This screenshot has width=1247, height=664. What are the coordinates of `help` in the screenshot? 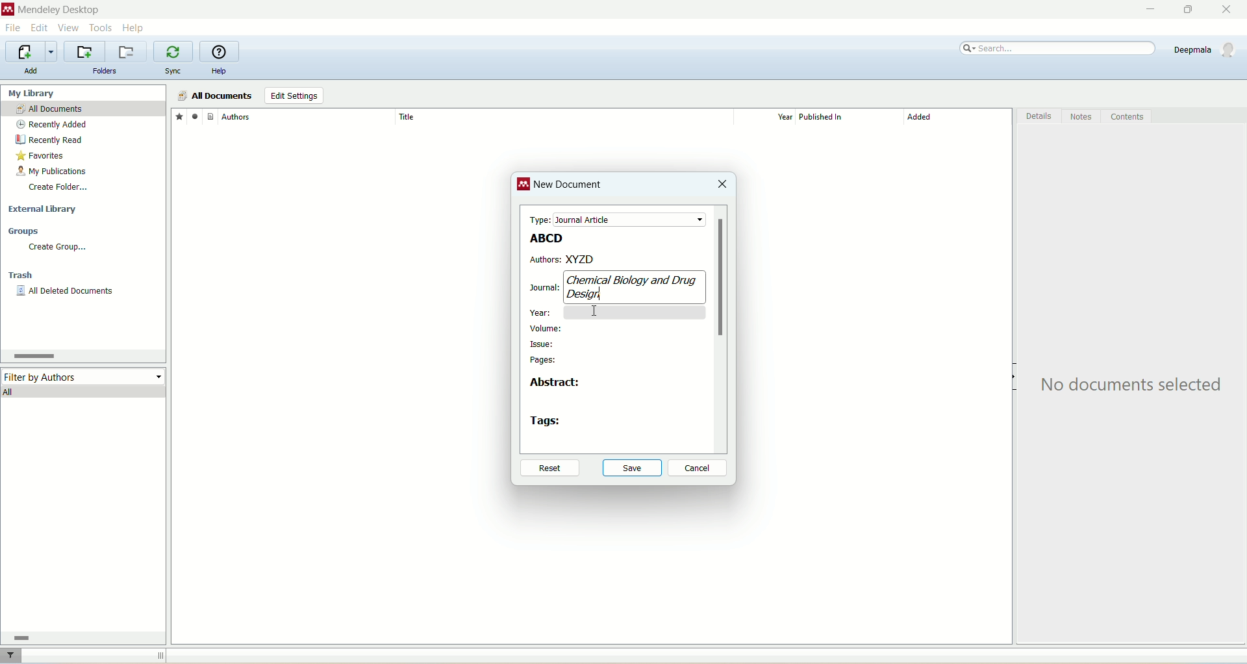 It's located at (134, 27).